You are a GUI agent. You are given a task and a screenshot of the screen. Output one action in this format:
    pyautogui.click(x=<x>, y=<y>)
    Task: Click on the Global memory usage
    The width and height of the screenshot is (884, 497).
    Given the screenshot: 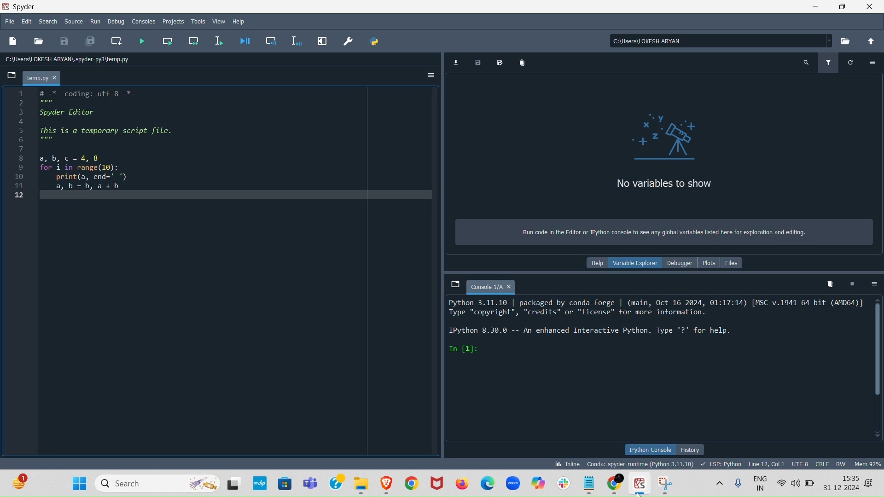 What is the action you would take?
    pyautogui.click(x=867, y=463)
    